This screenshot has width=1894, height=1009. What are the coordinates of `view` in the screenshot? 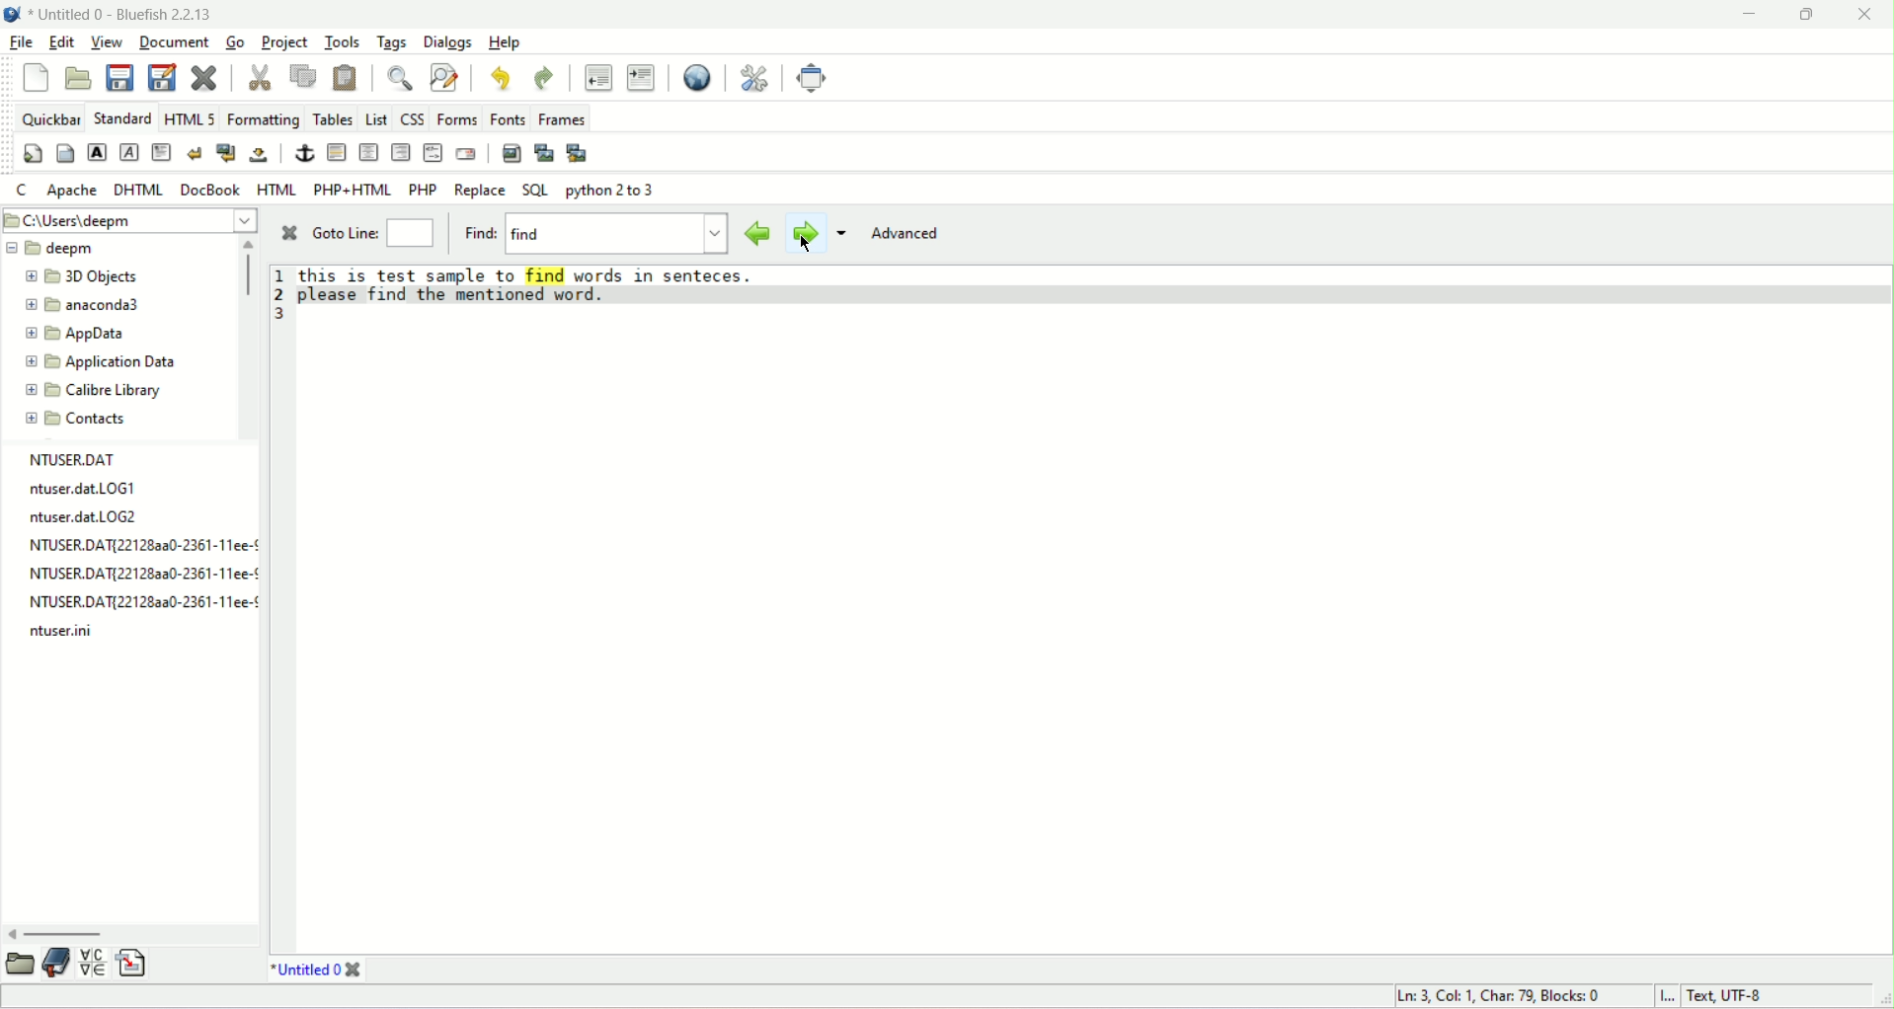 It's located at (108, 41).